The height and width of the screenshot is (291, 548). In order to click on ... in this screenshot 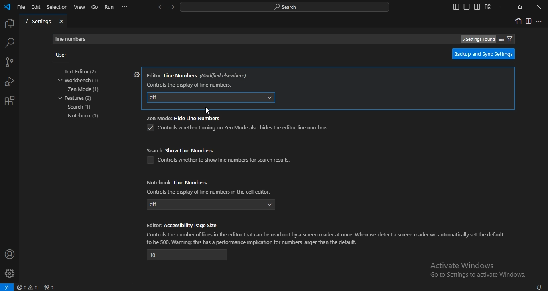, I will do `click(125, 7)`.